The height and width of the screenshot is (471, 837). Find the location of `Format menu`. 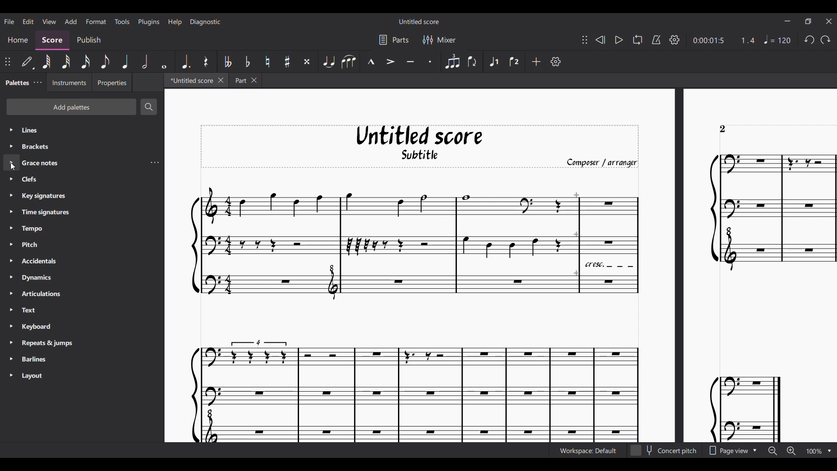

Format menu is located at coordinates (96, 21).